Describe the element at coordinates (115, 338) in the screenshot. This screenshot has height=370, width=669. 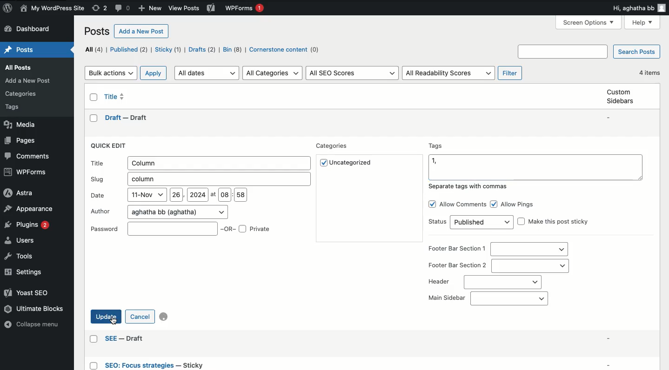
I see `` at that location.